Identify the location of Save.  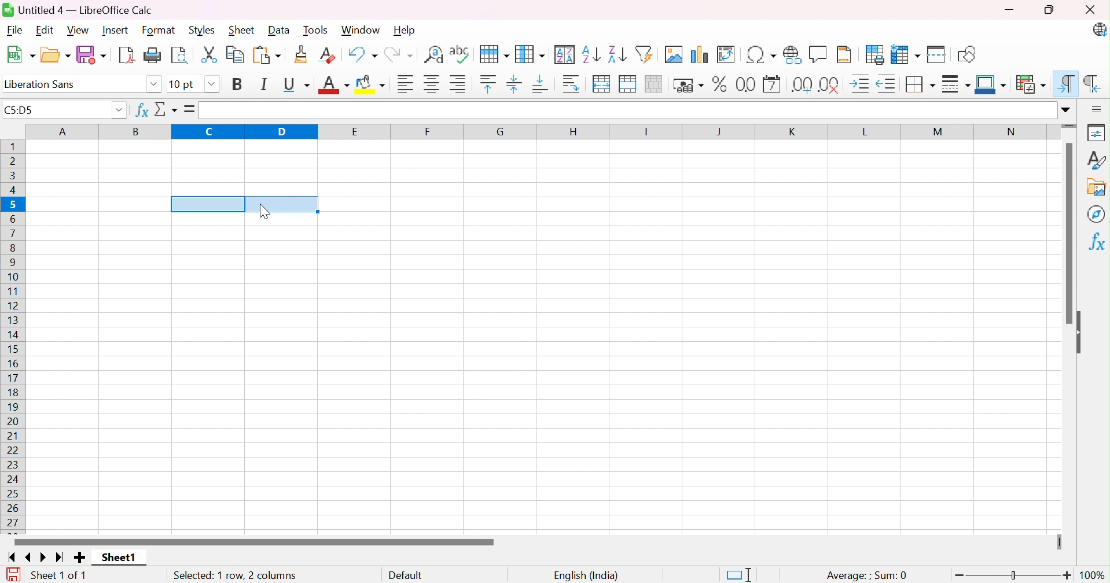
(92, 54).